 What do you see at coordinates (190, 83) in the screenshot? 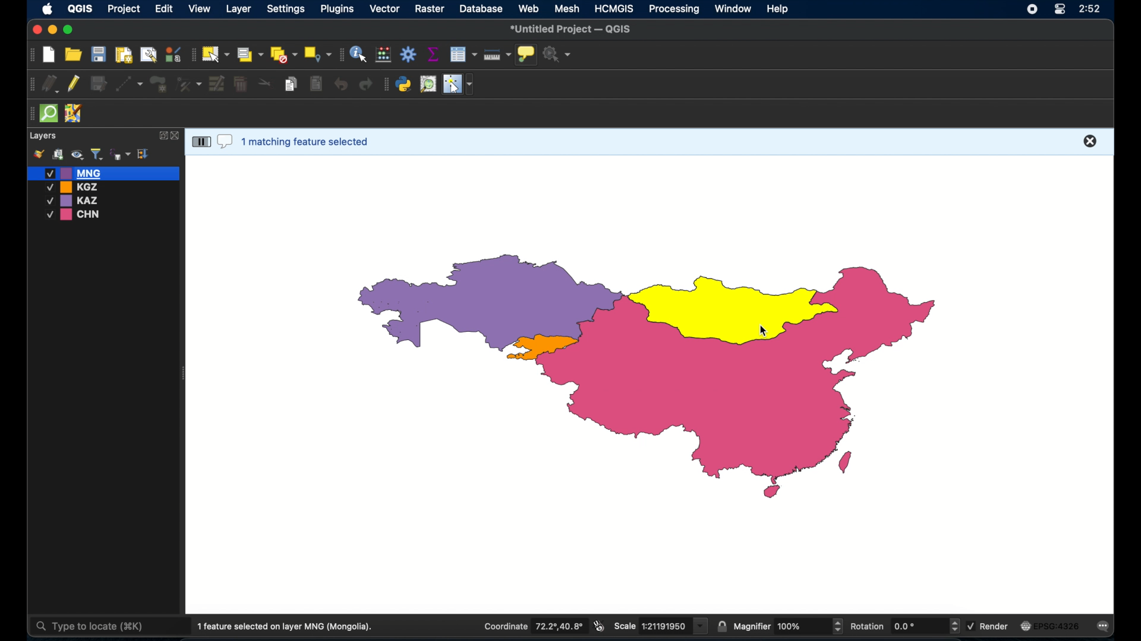
I see `vertex tool` at bounding box center [190, 83].